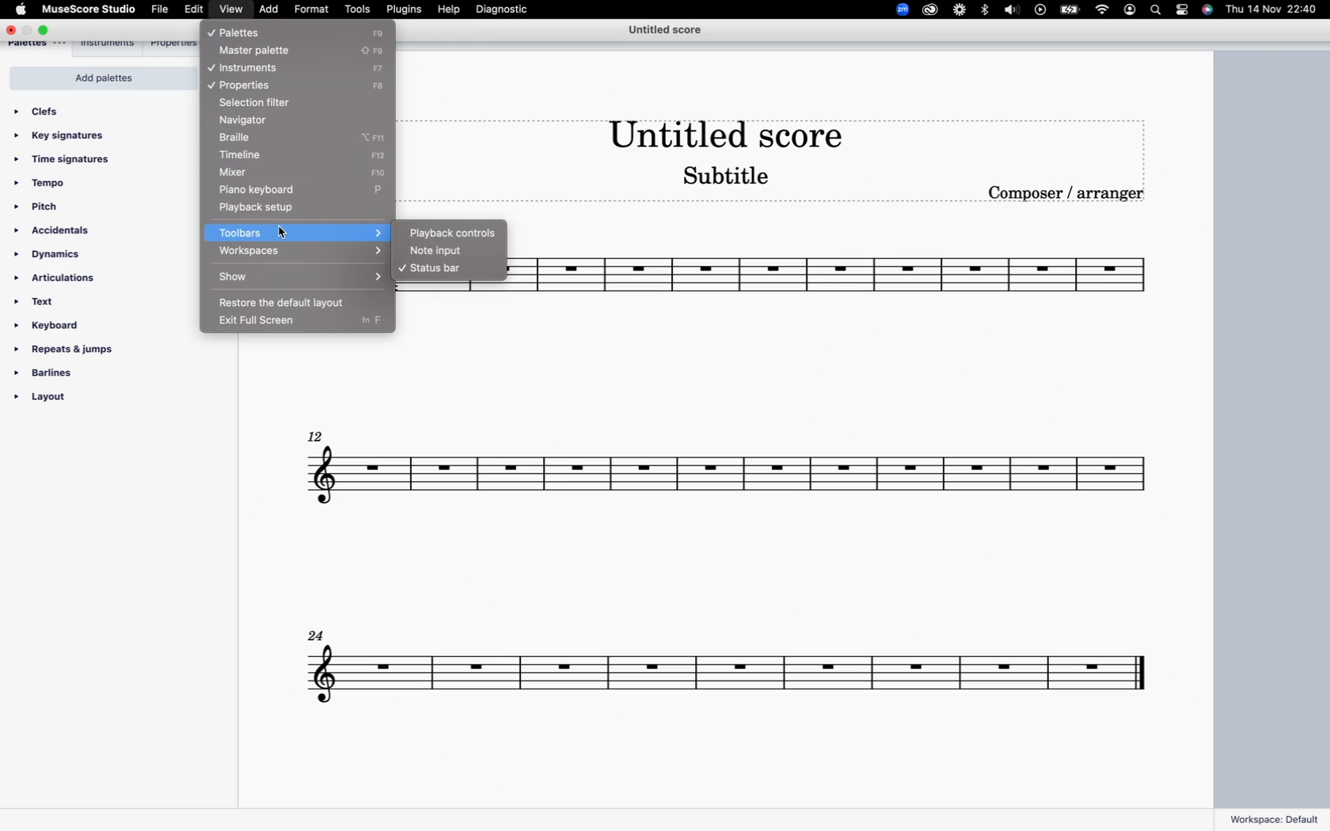  What do you see at coordinates (1273, 10) in the screenshot?
I see `date and time` at bounding box center [1273, 10].